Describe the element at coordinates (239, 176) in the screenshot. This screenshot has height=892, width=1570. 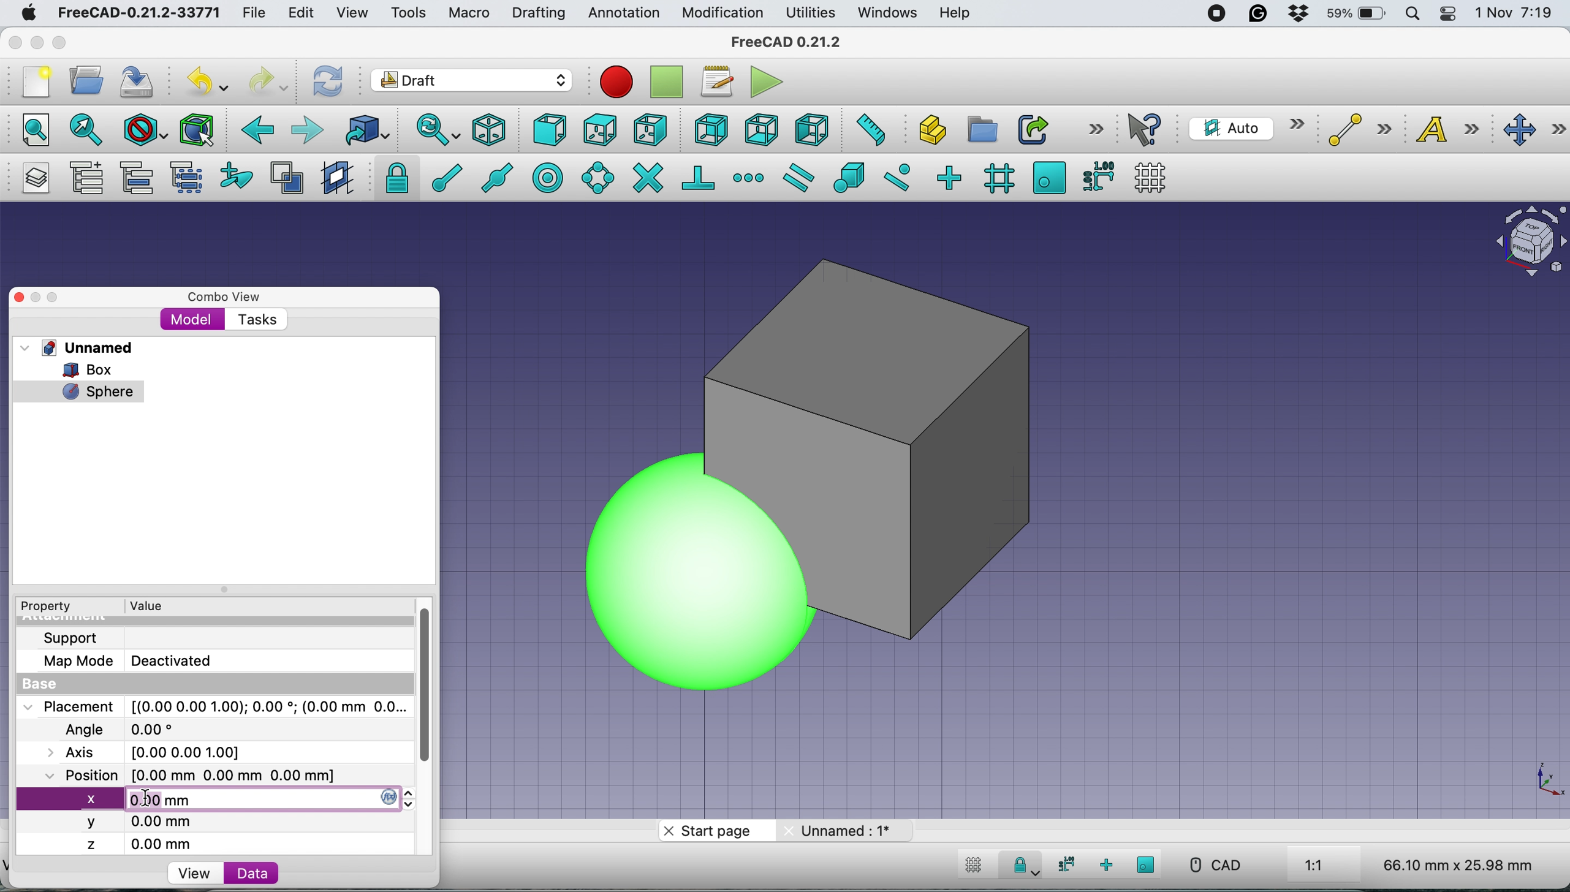
I see `add to construction group` at that location.